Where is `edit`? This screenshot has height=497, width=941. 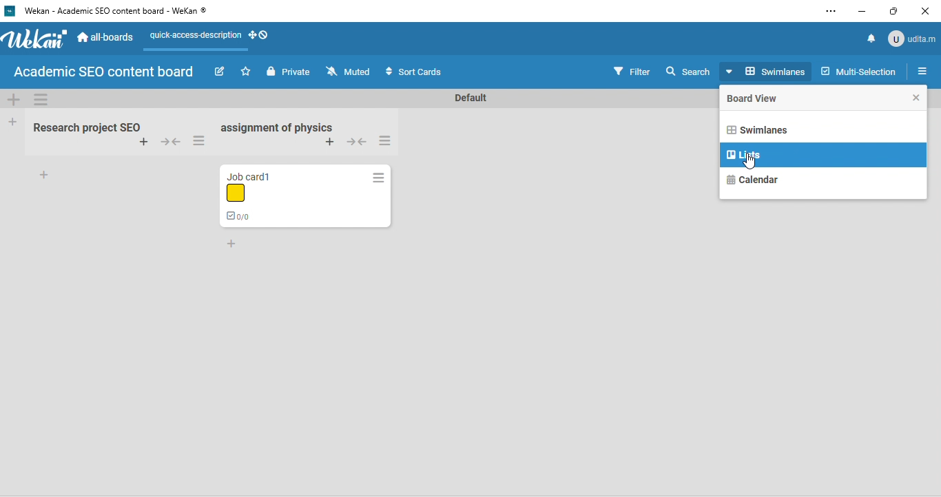 edit is located at coordinates (219, 72).